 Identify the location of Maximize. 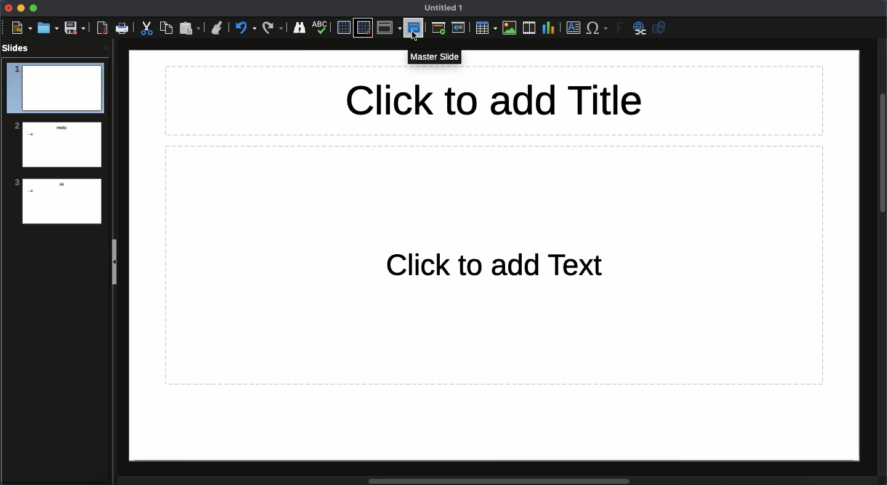
(33, 9).